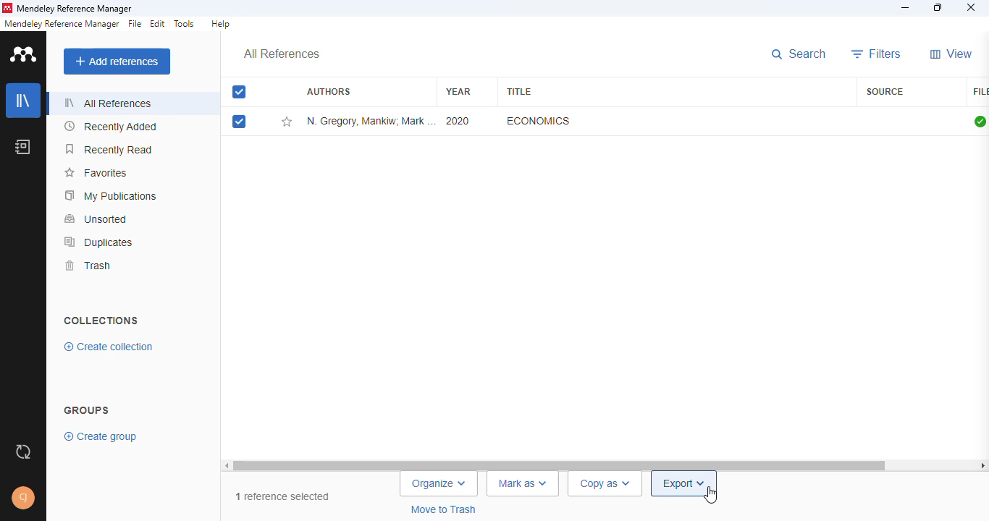 The height and width of the screenshot is (521, 989). I want to click on create group, so click(101, 437).